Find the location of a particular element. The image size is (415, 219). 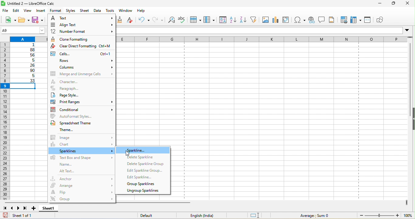

show draw function is located at coordinates (381, 20).